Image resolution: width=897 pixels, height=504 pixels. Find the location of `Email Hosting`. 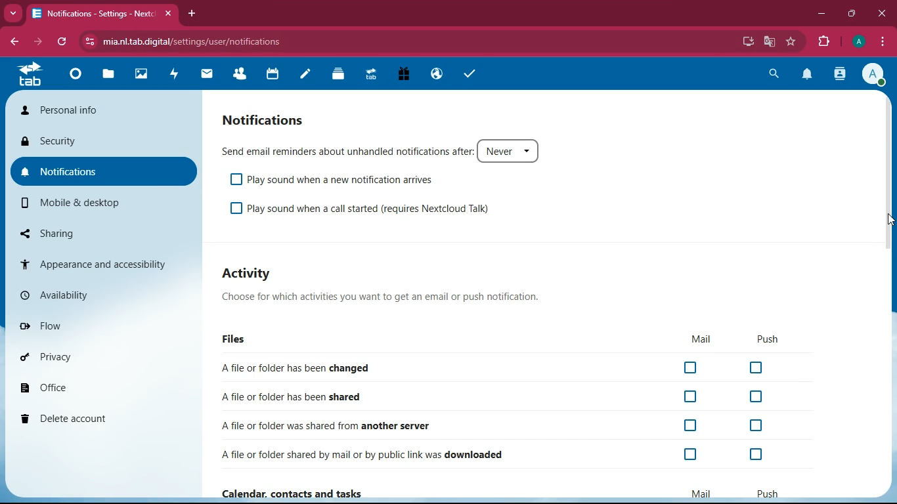

Email Hosting is located at coordinates (437, 75).